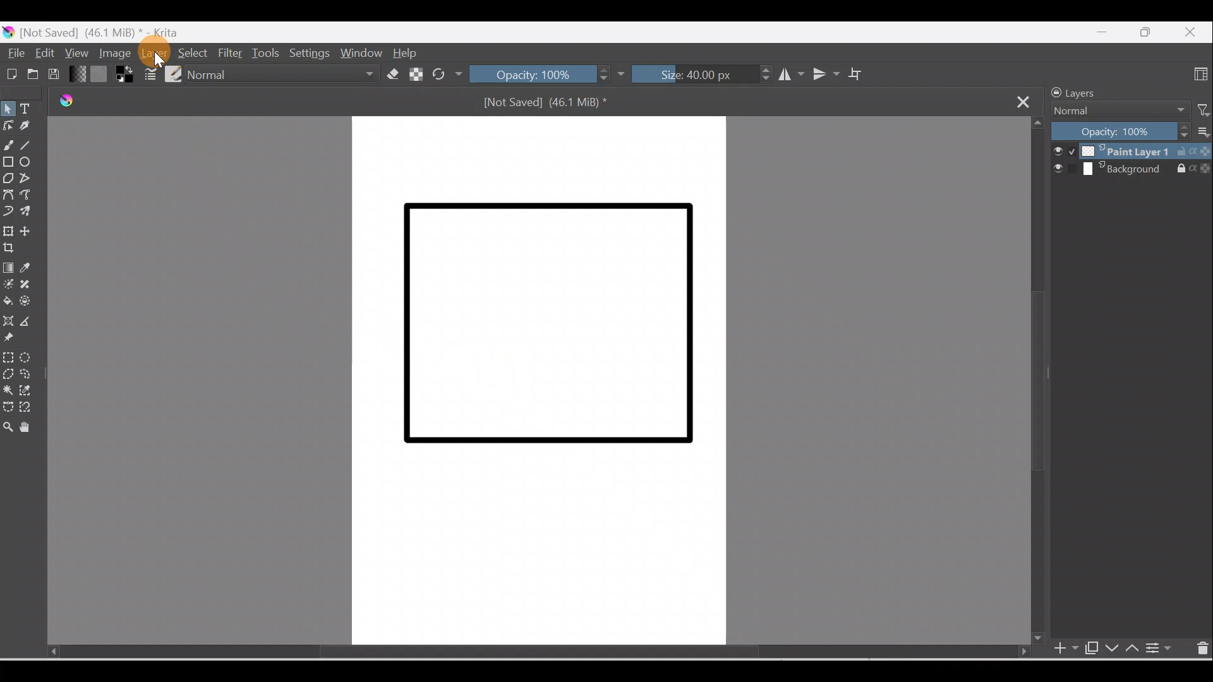 Image resolution: width=1213 pixels, height=682 pixels. I want to click on Normal Blending mode, so click(1114, 111).